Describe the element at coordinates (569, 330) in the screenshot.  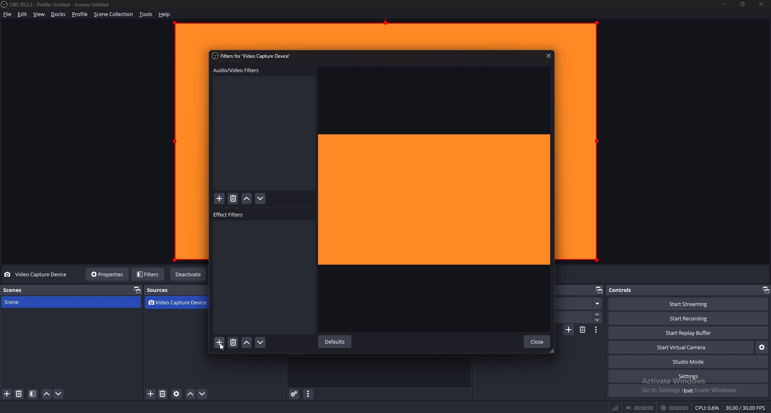
I see `add transition` at that location.